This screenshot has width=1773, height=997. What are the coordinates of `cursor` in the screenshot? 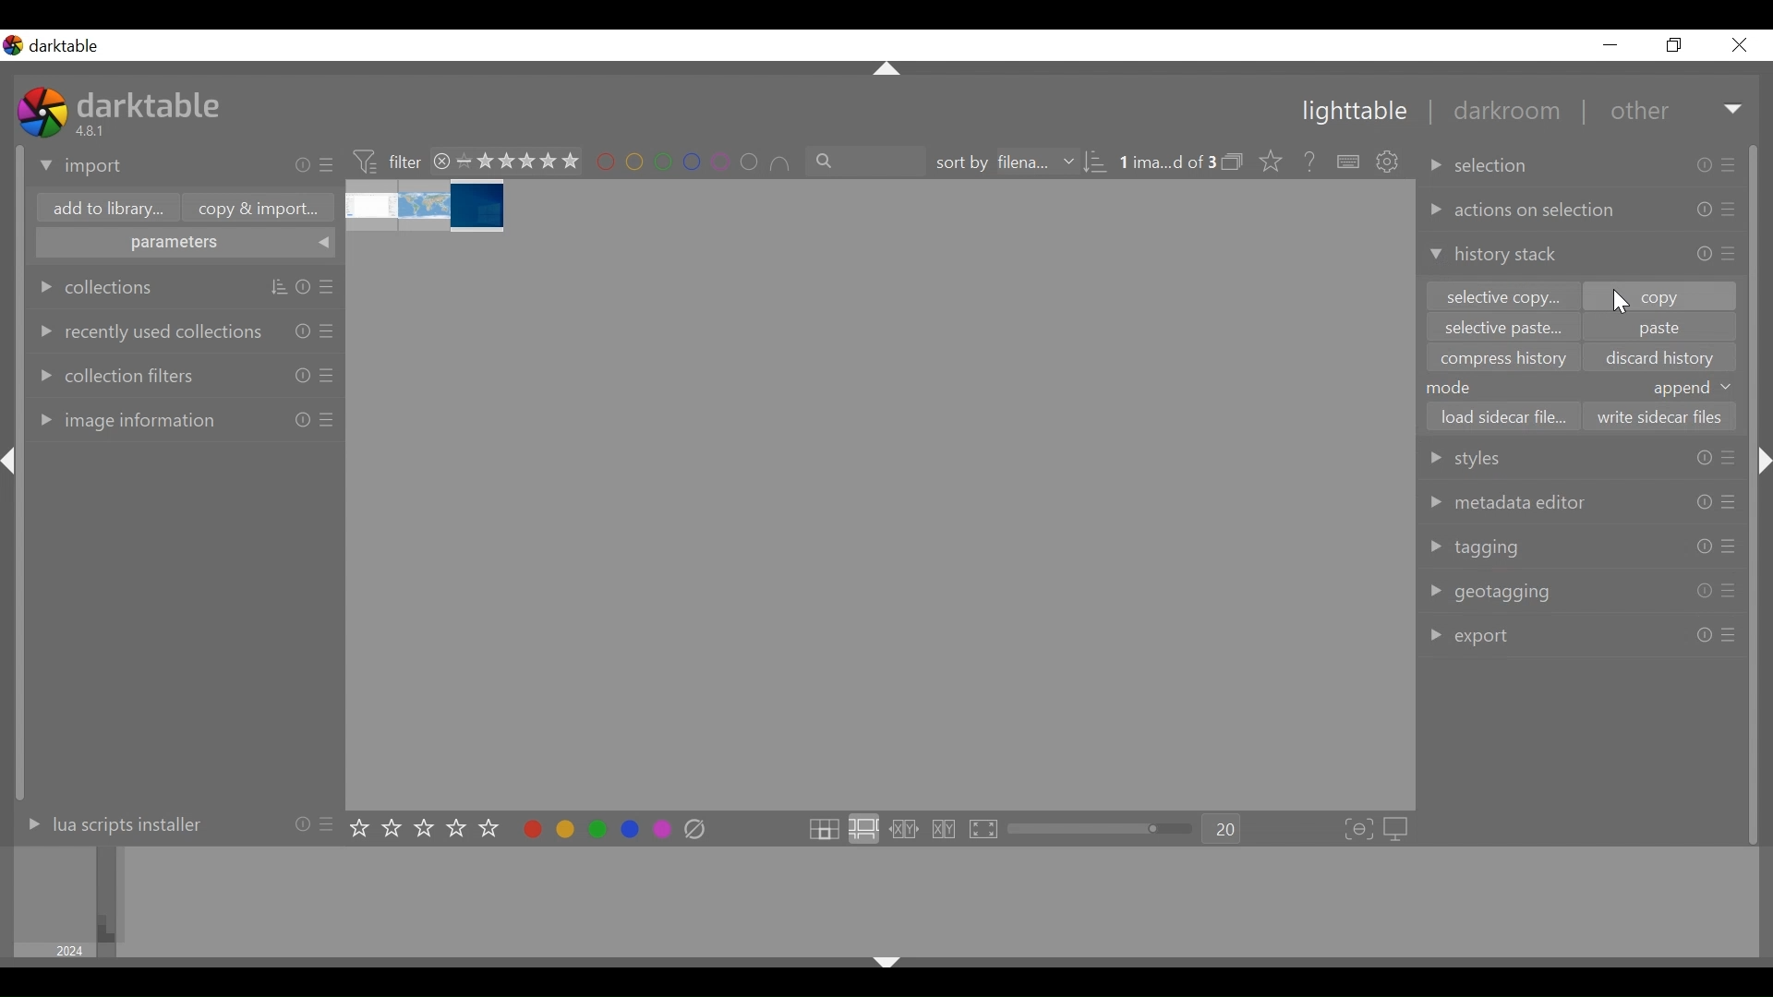 It's located at (1618, 301).